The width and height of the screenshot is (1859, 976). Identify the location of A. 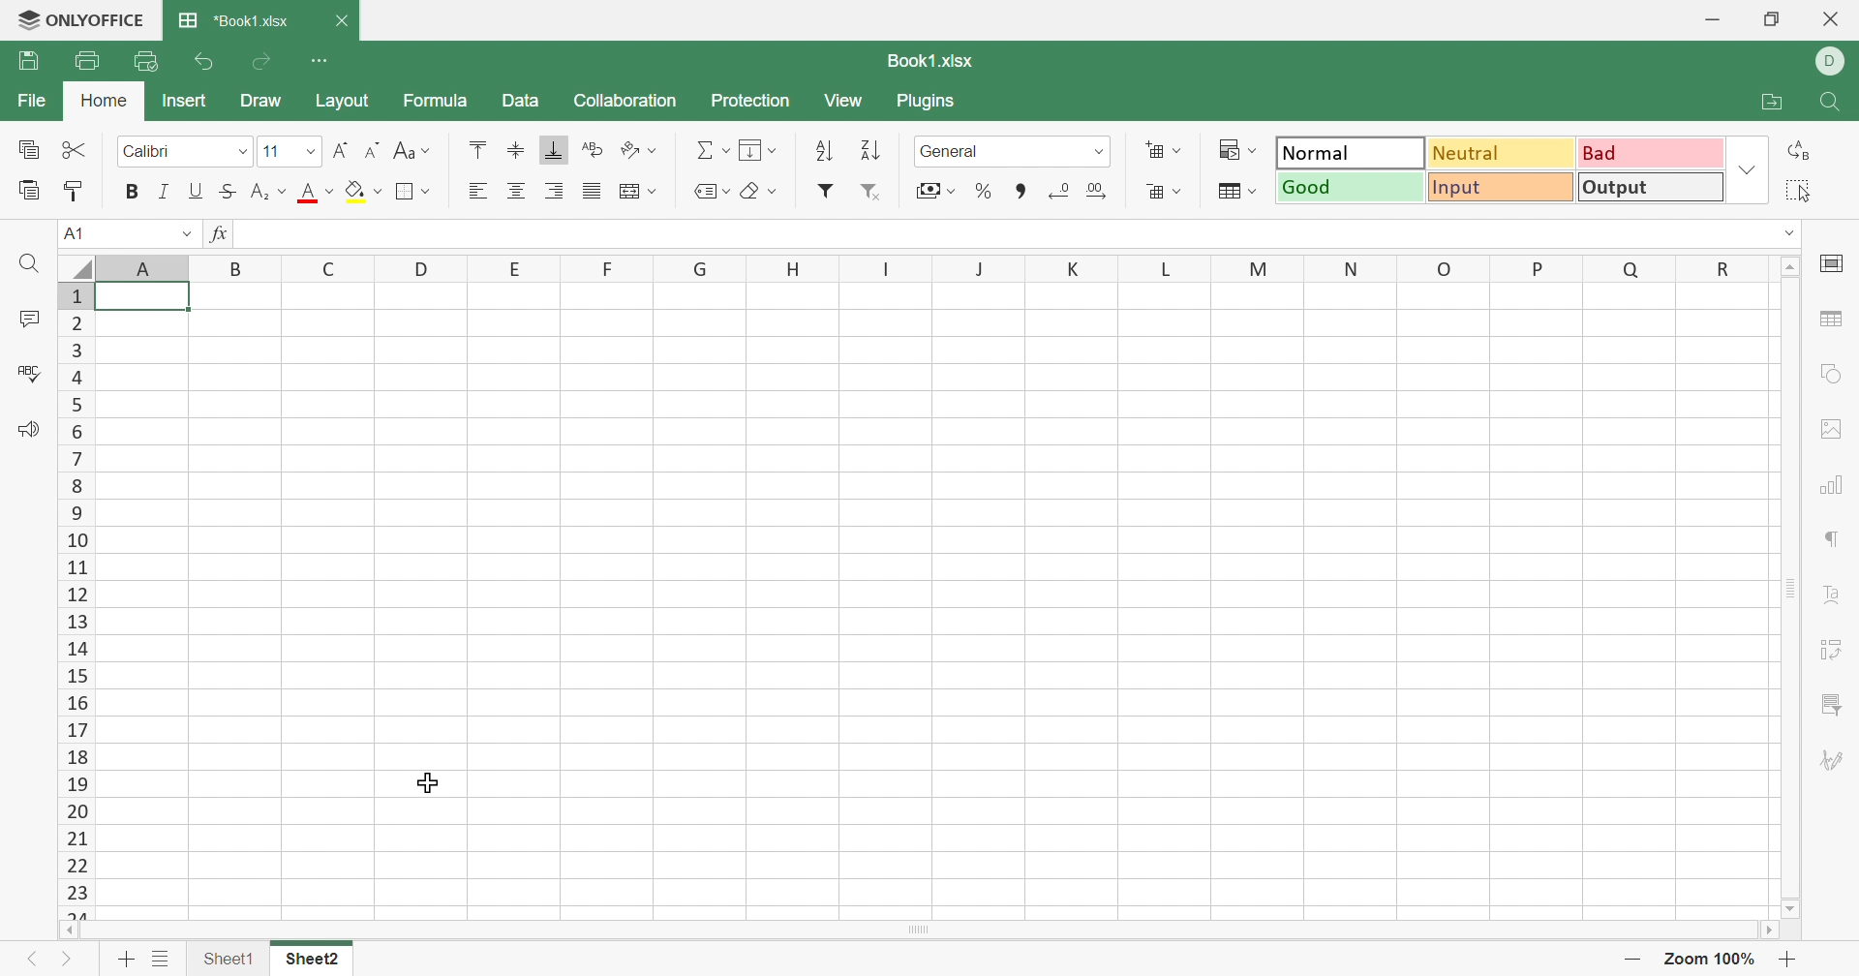
(140, 265).